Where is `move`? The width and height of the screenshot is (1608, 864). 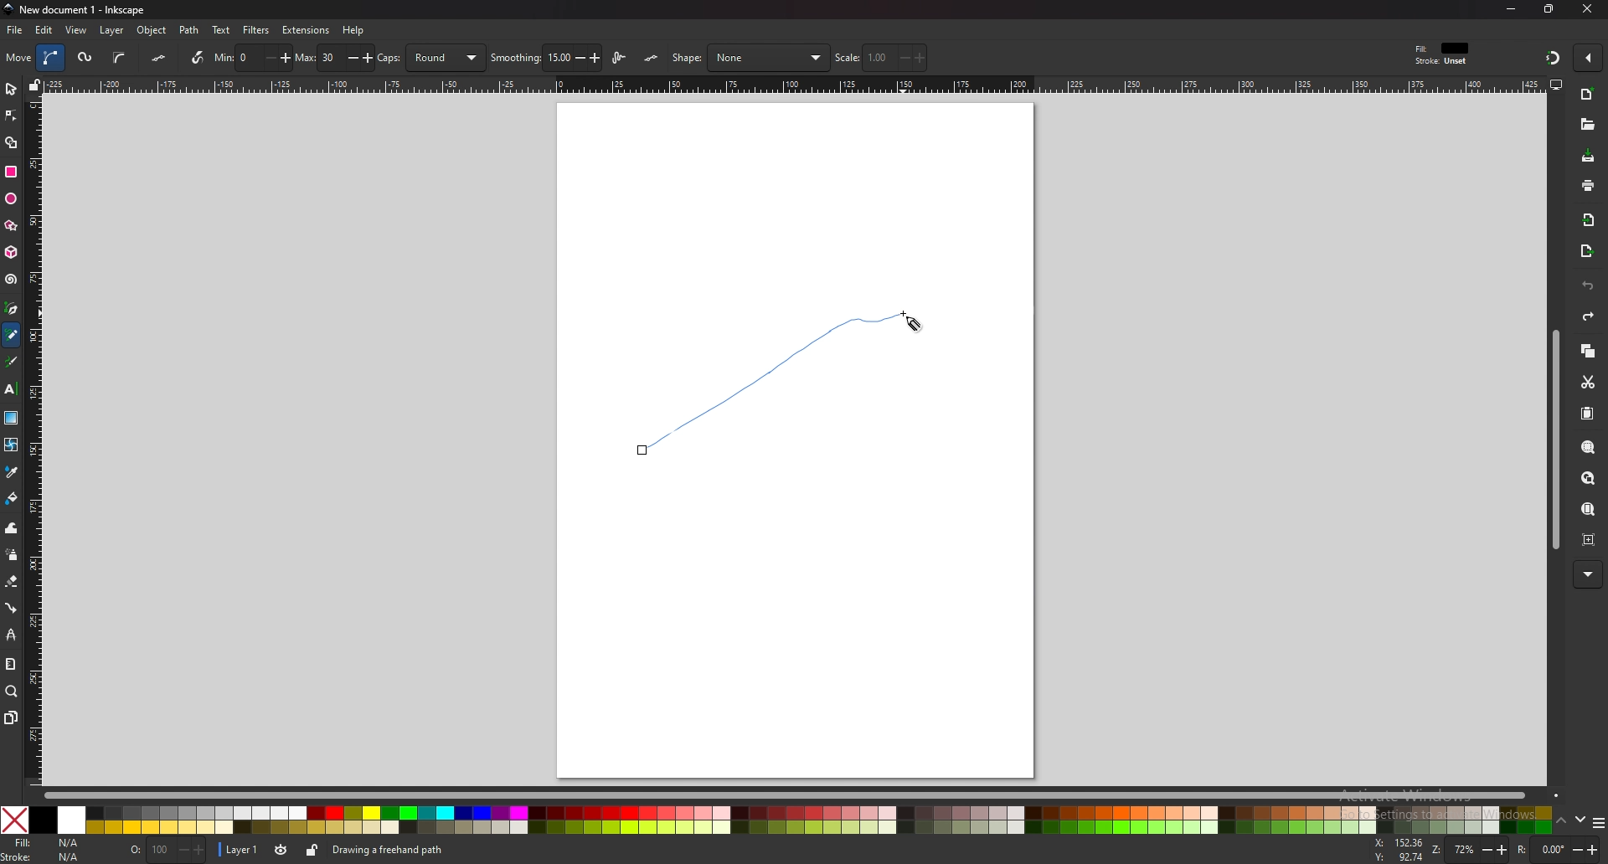
move is located at coordinates (18, 57).